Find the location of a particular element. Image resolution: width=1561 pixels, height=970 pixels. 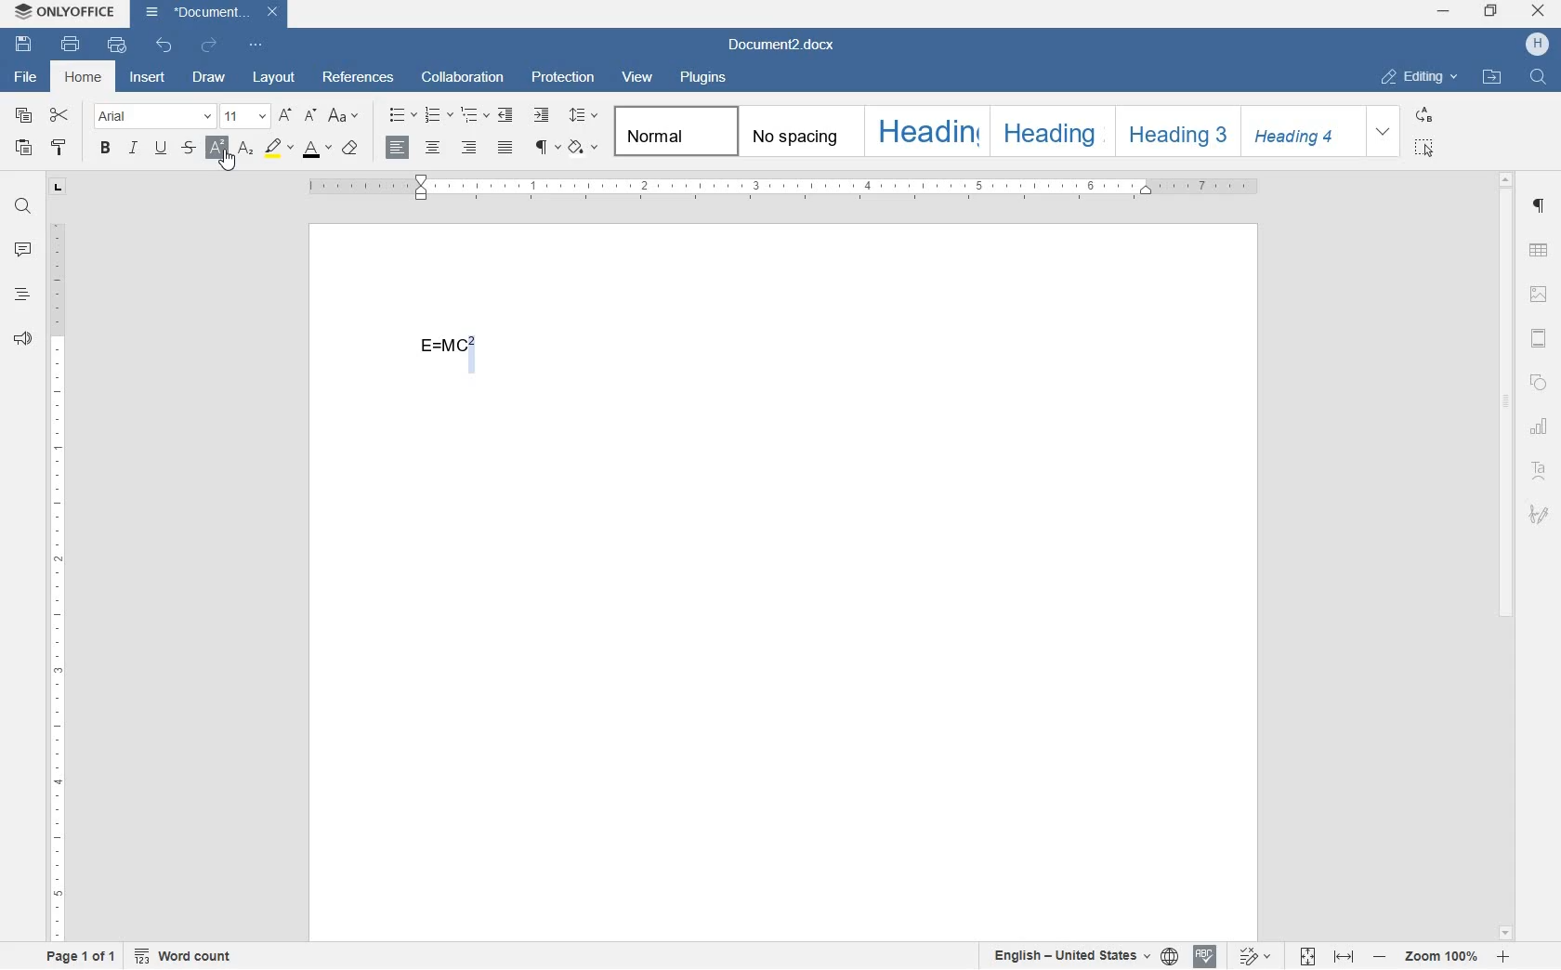

cut is located at coordinates (61, 113).